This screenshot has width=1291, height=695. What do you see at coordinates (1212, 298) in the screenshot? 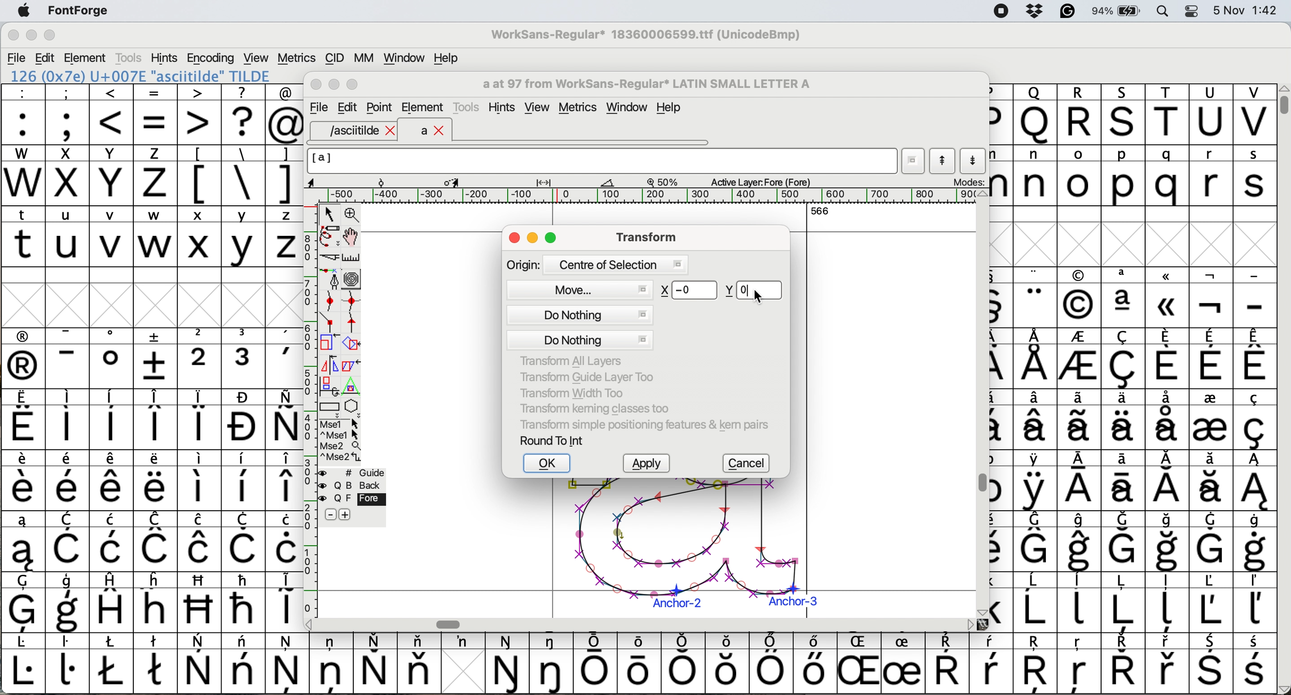
I see `symbol` at bounding box center [1212, 298].